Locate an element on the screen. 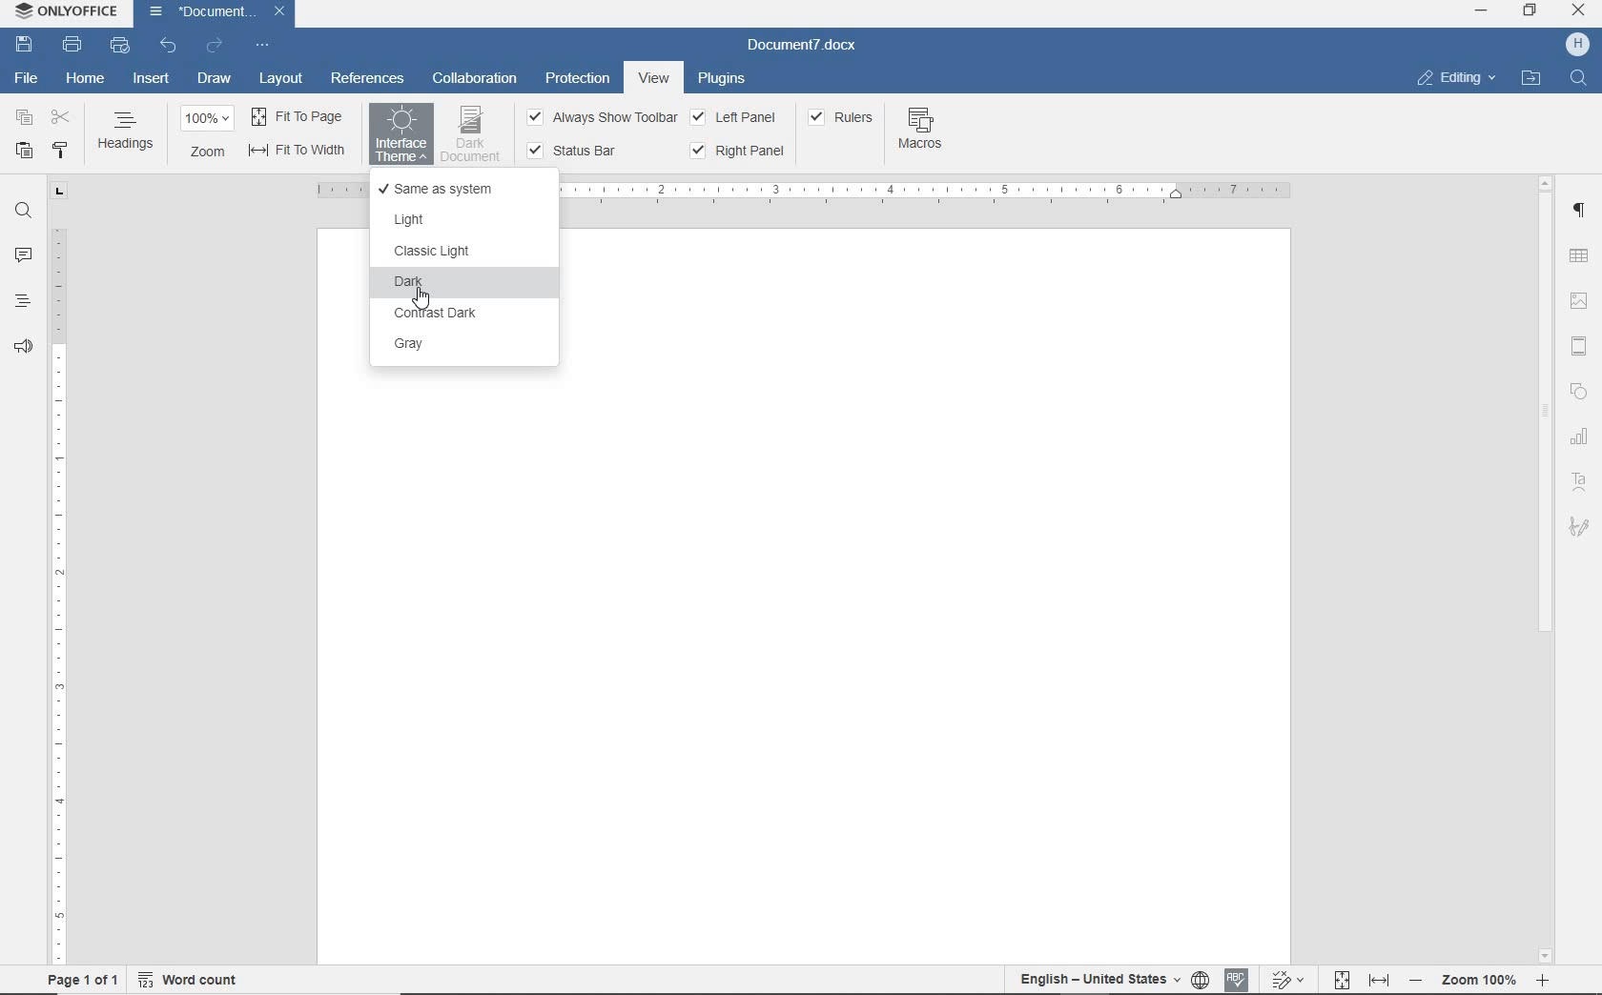 The height and width of the screenshot is (995, 1602). TAB STOP is located at coordinates (59, 193).